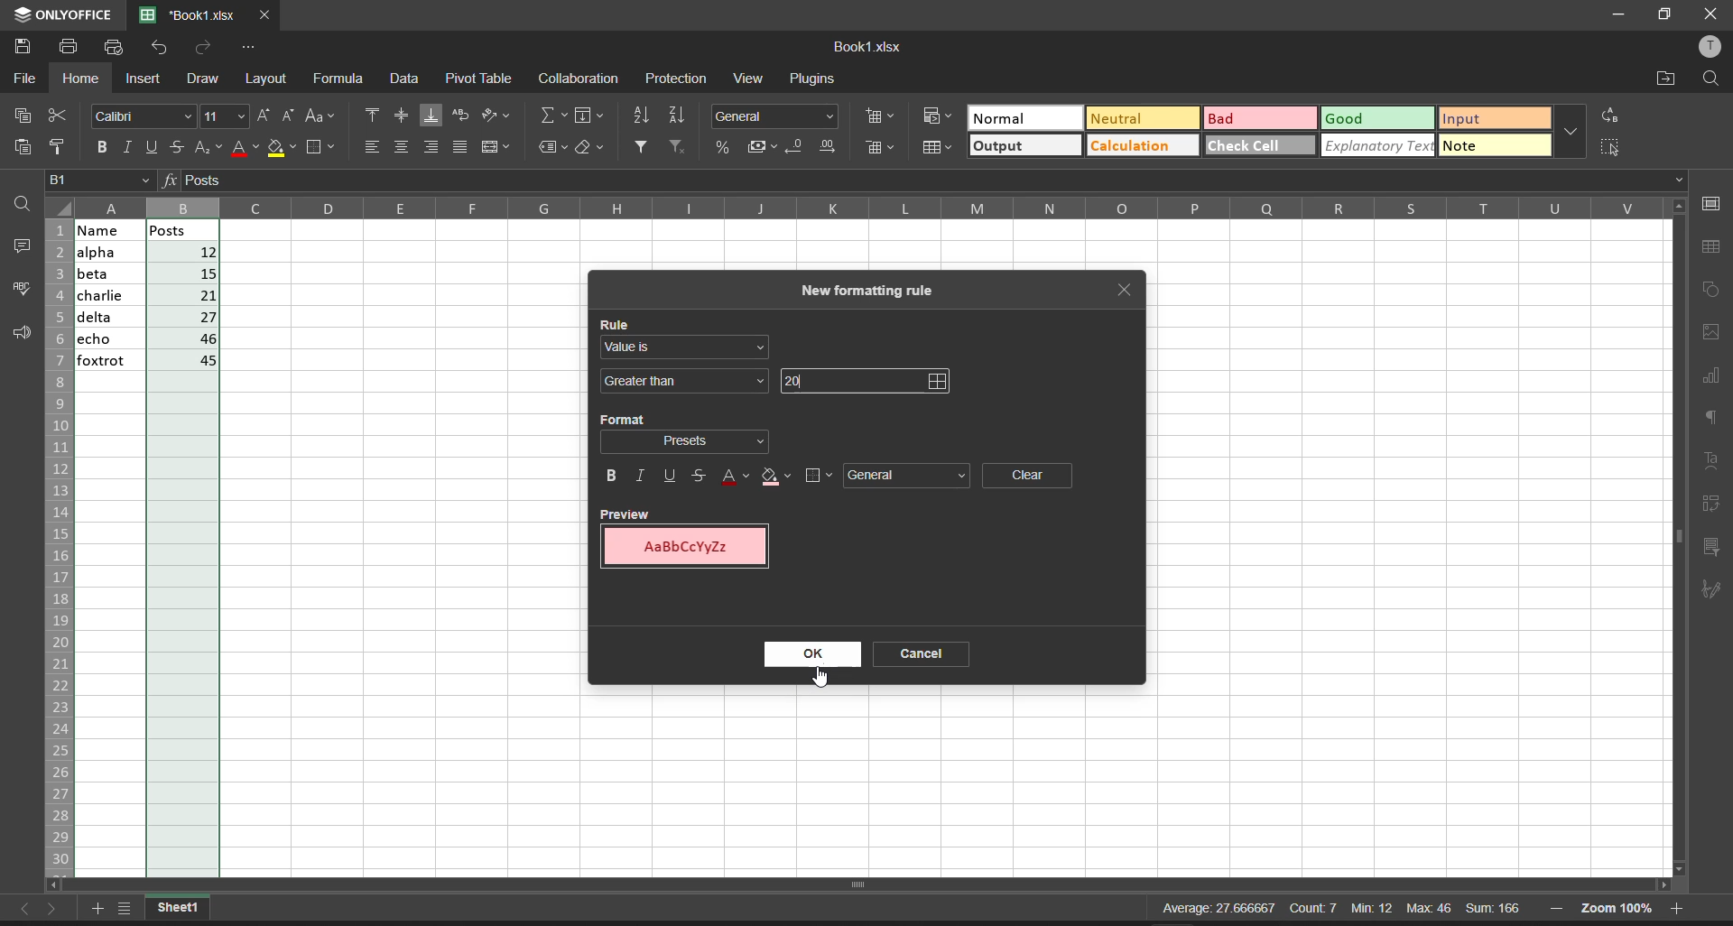 The width and height of the screenshot is (1733, 926). What do you see at coordinates (482, 78) in the screenshot?
I see `pivot table` at bounding box center [482, 78].